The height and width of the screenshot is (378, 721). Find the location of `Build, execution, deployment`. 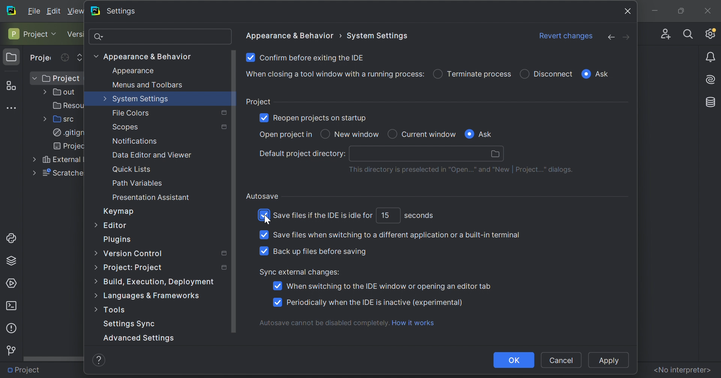

Build, execution, deployment is located at coordinates (163, 281).